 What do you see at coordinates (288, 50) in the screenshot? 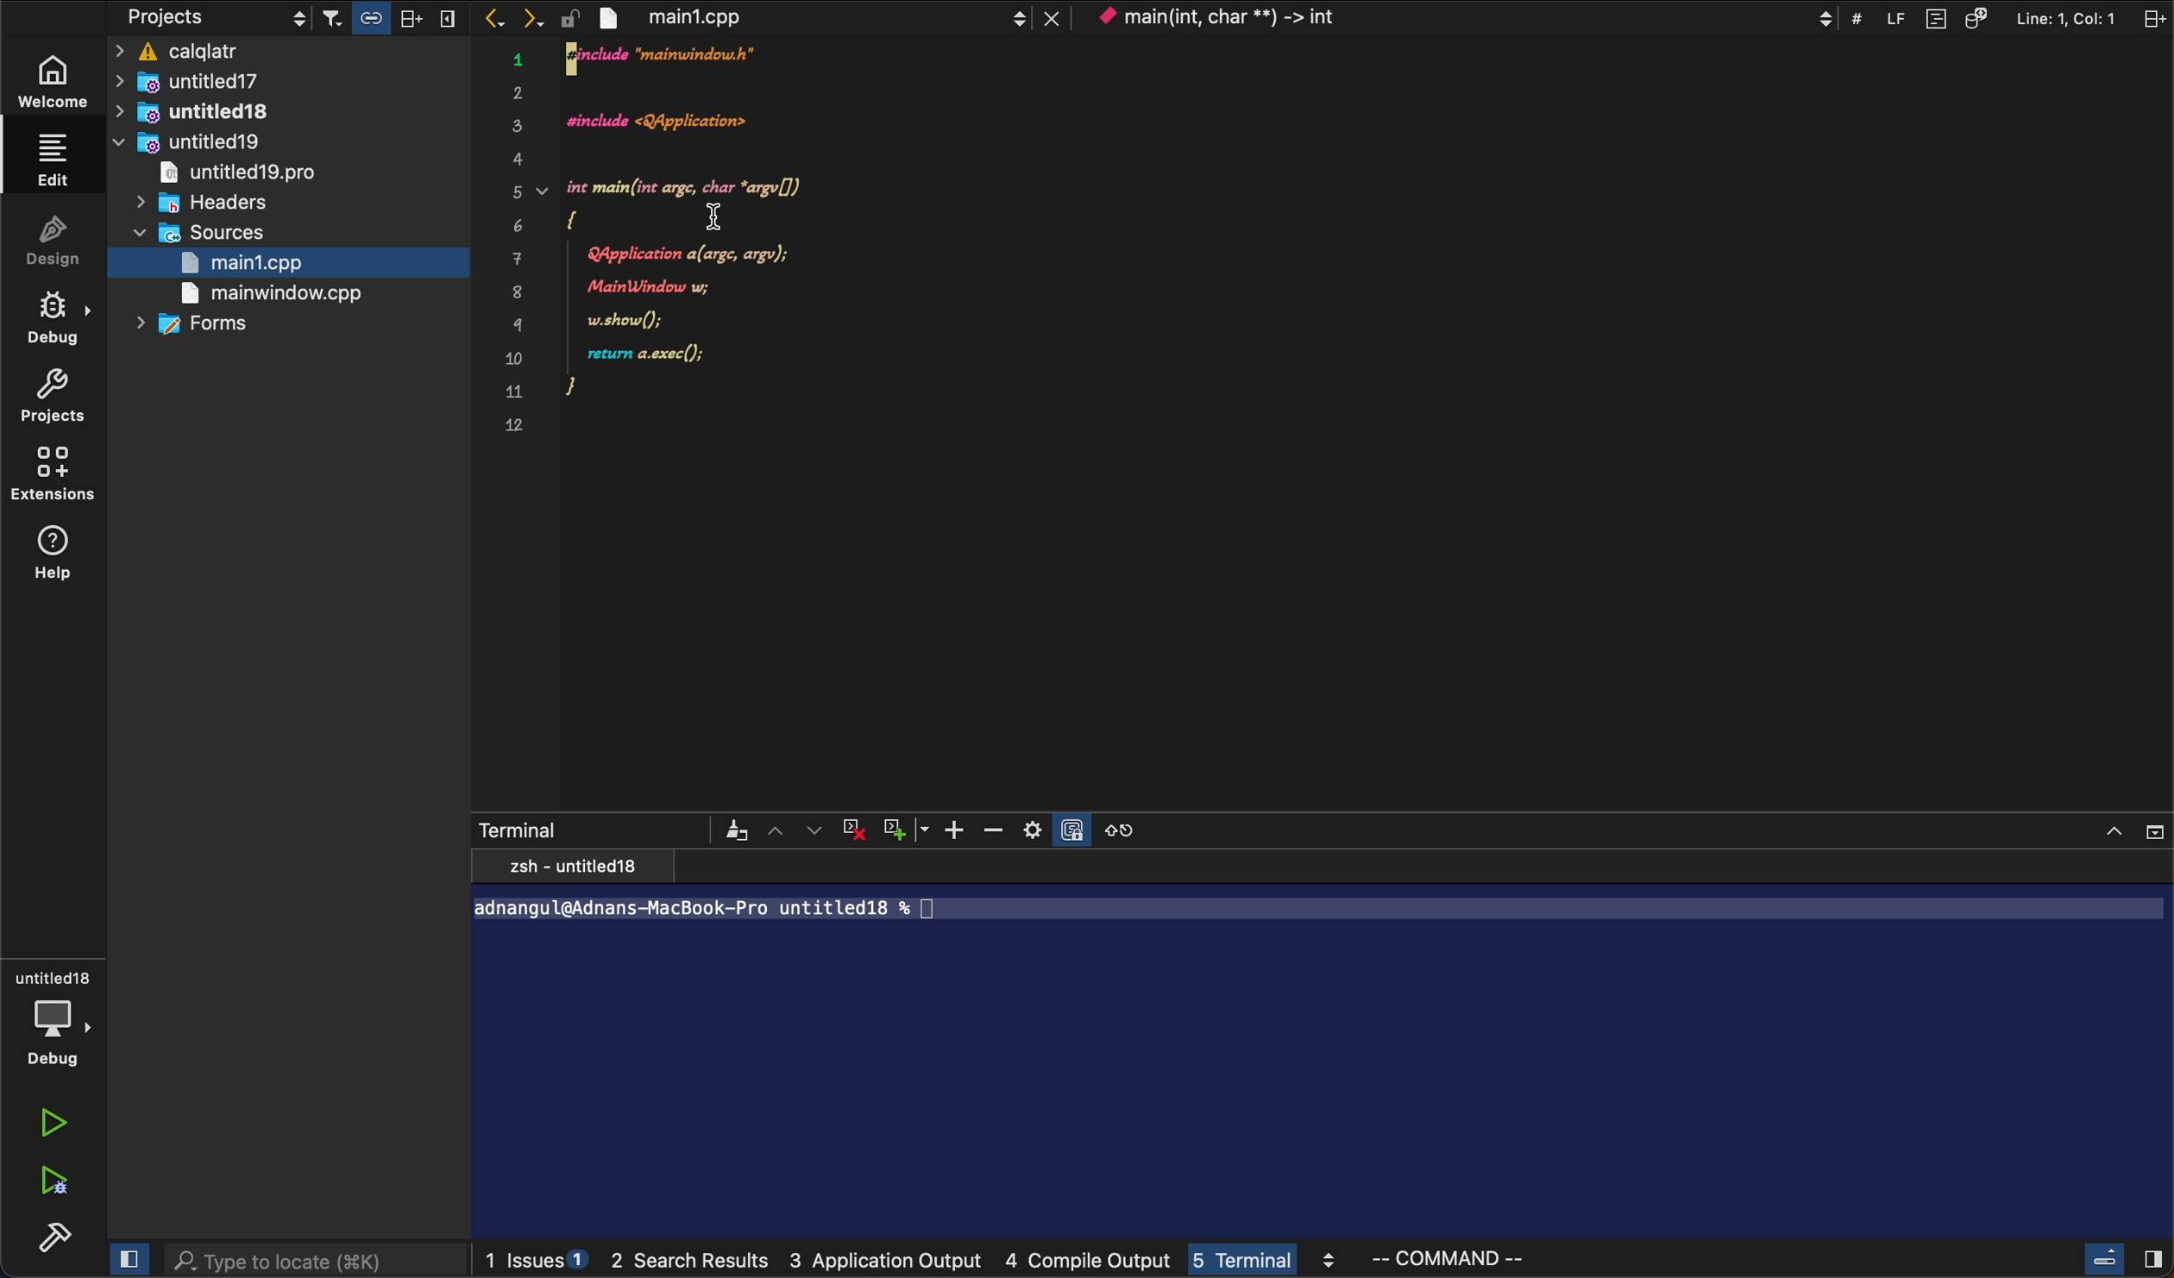
I see `caqlatr` at bounding box center [288, 50].